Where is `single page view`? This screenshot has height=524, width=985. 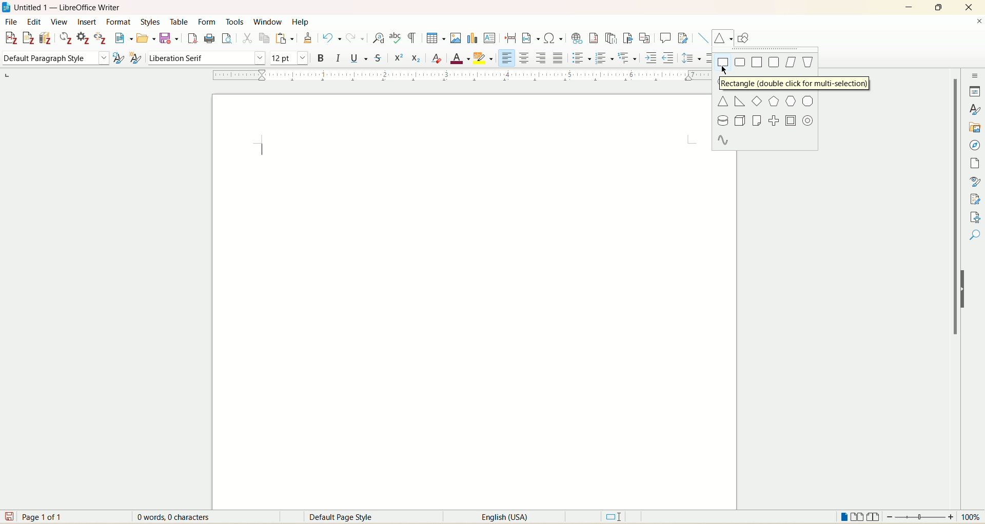
single page view is located at coordinates (844, 516).